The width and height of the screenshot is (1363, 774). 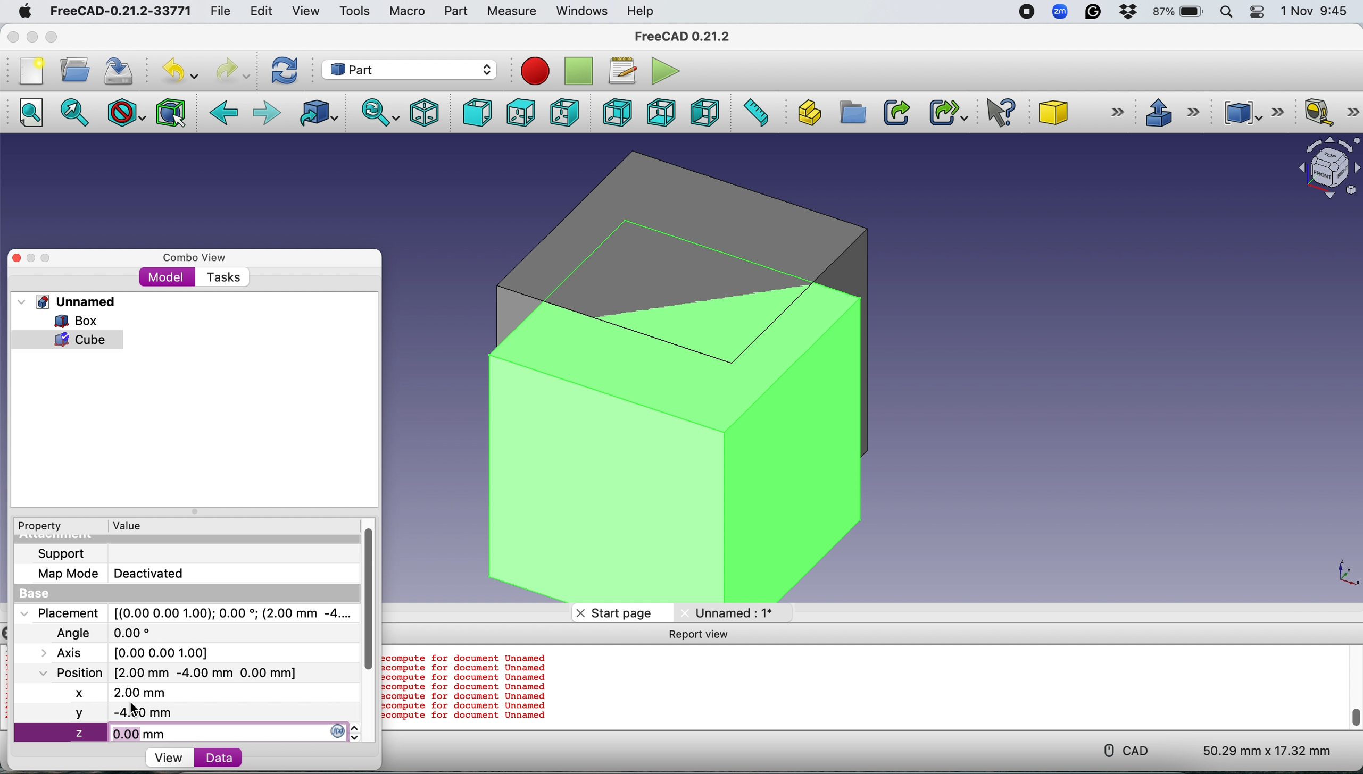 I want to click on Object interface, so click(x=1324, y=170).